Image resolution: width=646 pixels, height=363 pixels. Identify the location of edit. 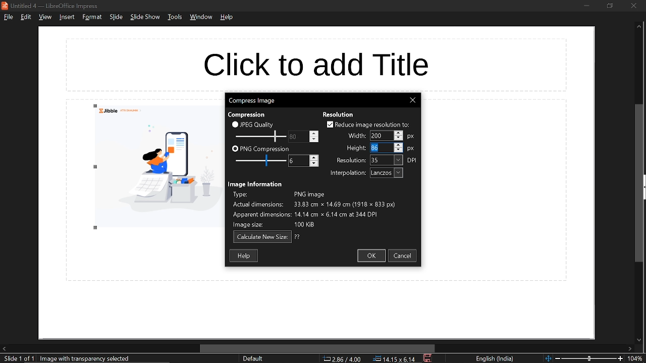
(27, 17).